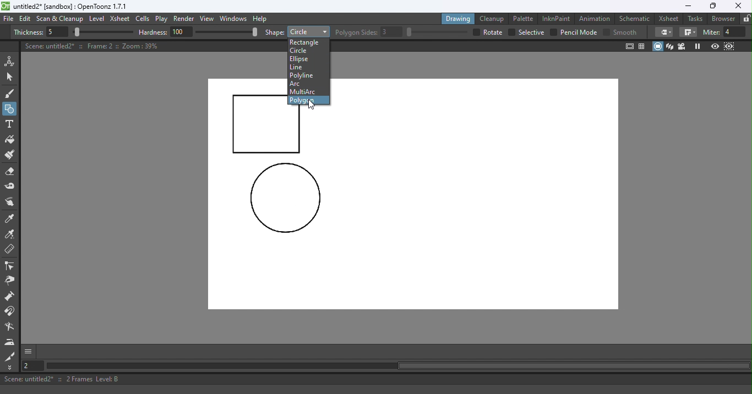  Describe the element at coordinates (12, 327) in the screenshot. I see `Blender tool` at that location.